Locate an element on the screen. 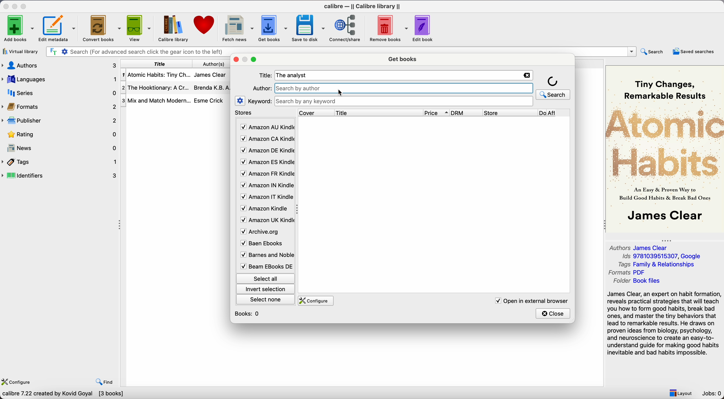  minimize app is located at coordinates (16, 6).